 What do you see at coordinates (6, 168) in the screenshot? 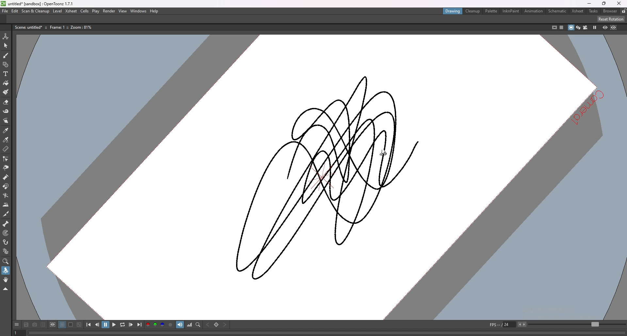
I see `pinch` at bounding box center [6, 168].